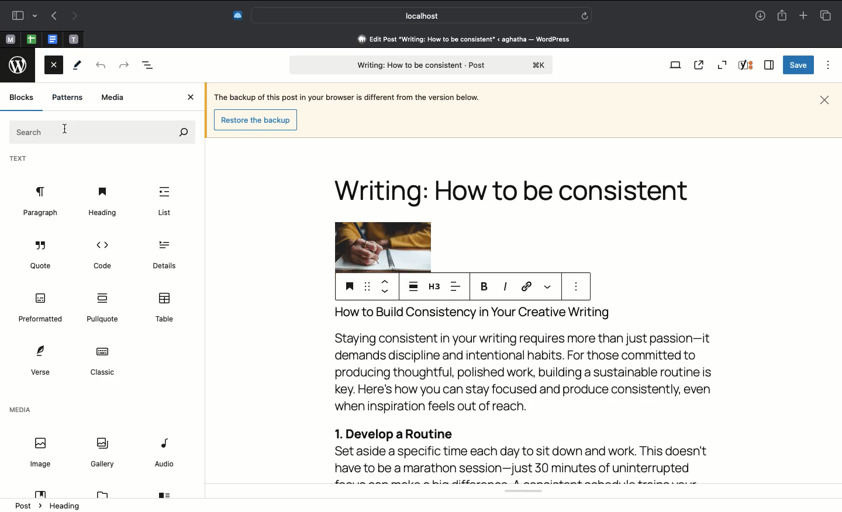 This screenshot has width=842, height=512. What do you see at coordinates (41, 308) in the screenshot?
I see `Preformatted` at bounding box center [41, 308].